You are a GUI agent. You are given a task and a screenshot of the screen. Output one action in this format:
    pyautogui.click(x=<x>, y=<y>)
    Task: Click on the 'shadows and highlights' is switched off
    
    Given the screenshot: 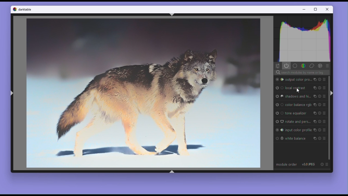 What is the action you would take?
    pyautogui.click(x=279, y=96)
    